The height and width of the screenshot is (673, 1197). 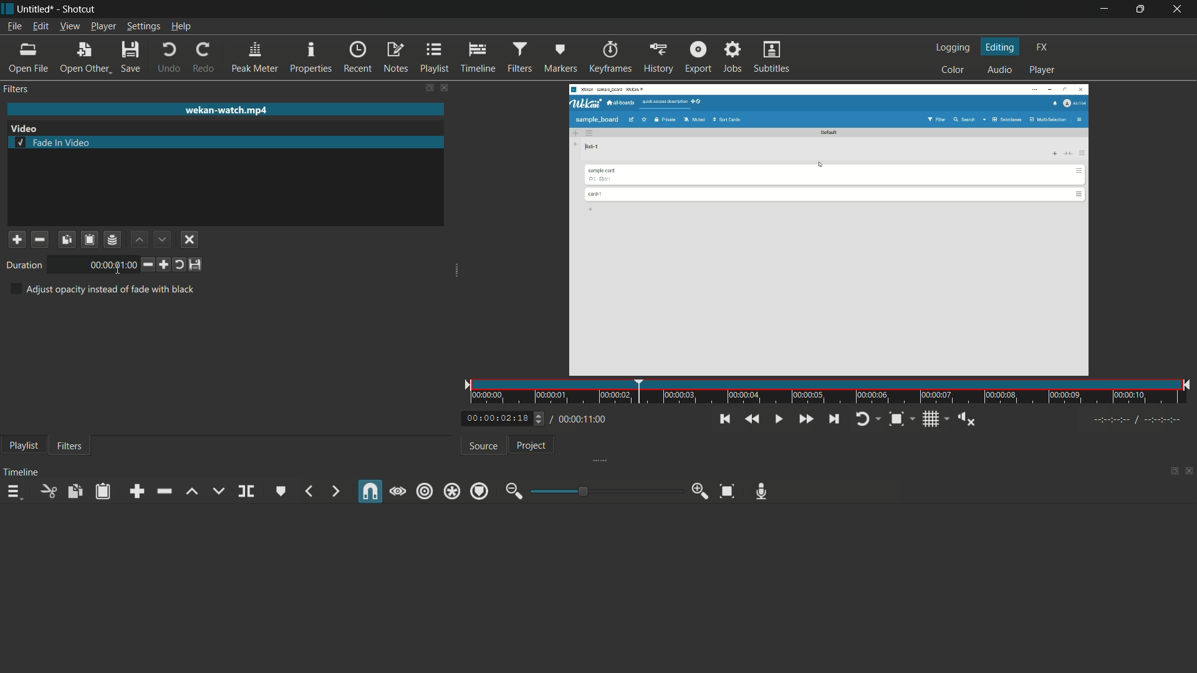 I want to click on timeline, so click(x=21, y=472).